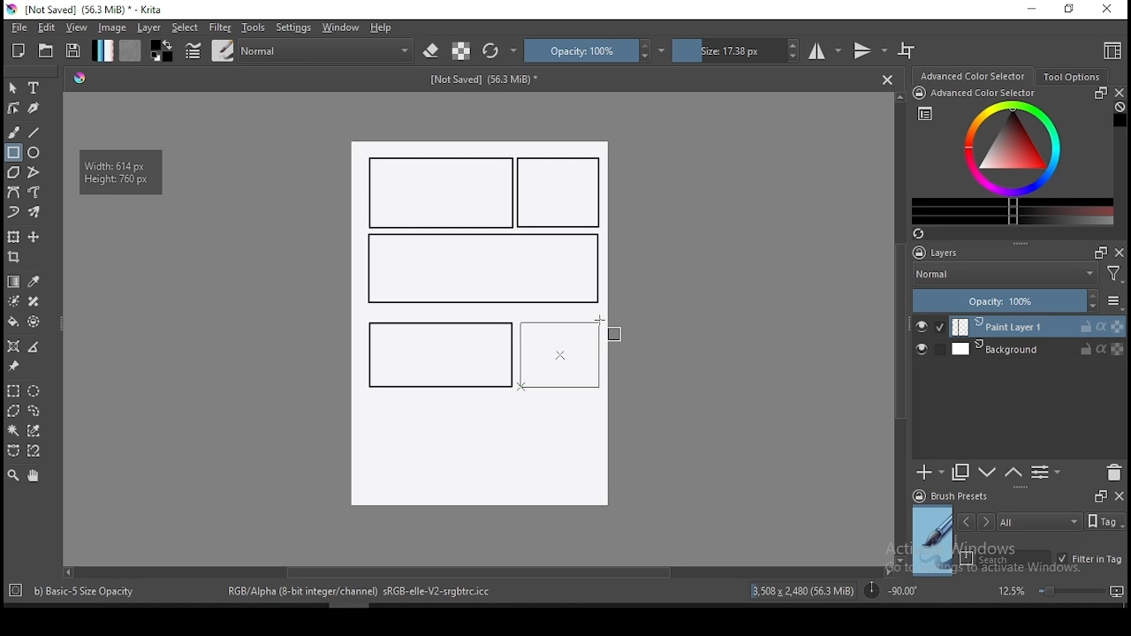  Describe the element at coordinates (870, 49) in the screenshot. I see `` at that location.